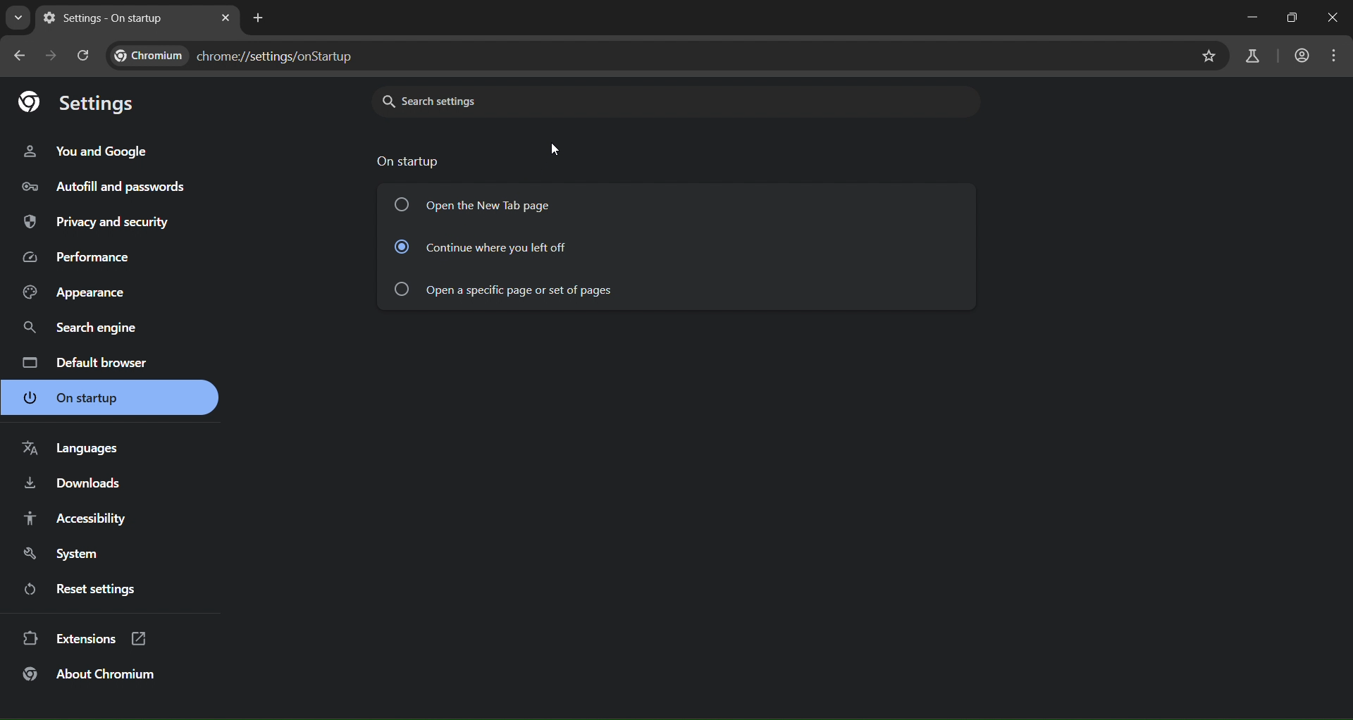  What do you see at coordinates (79, 104) in the screenshot?
I see `settings` at bounding box center [79, 104].